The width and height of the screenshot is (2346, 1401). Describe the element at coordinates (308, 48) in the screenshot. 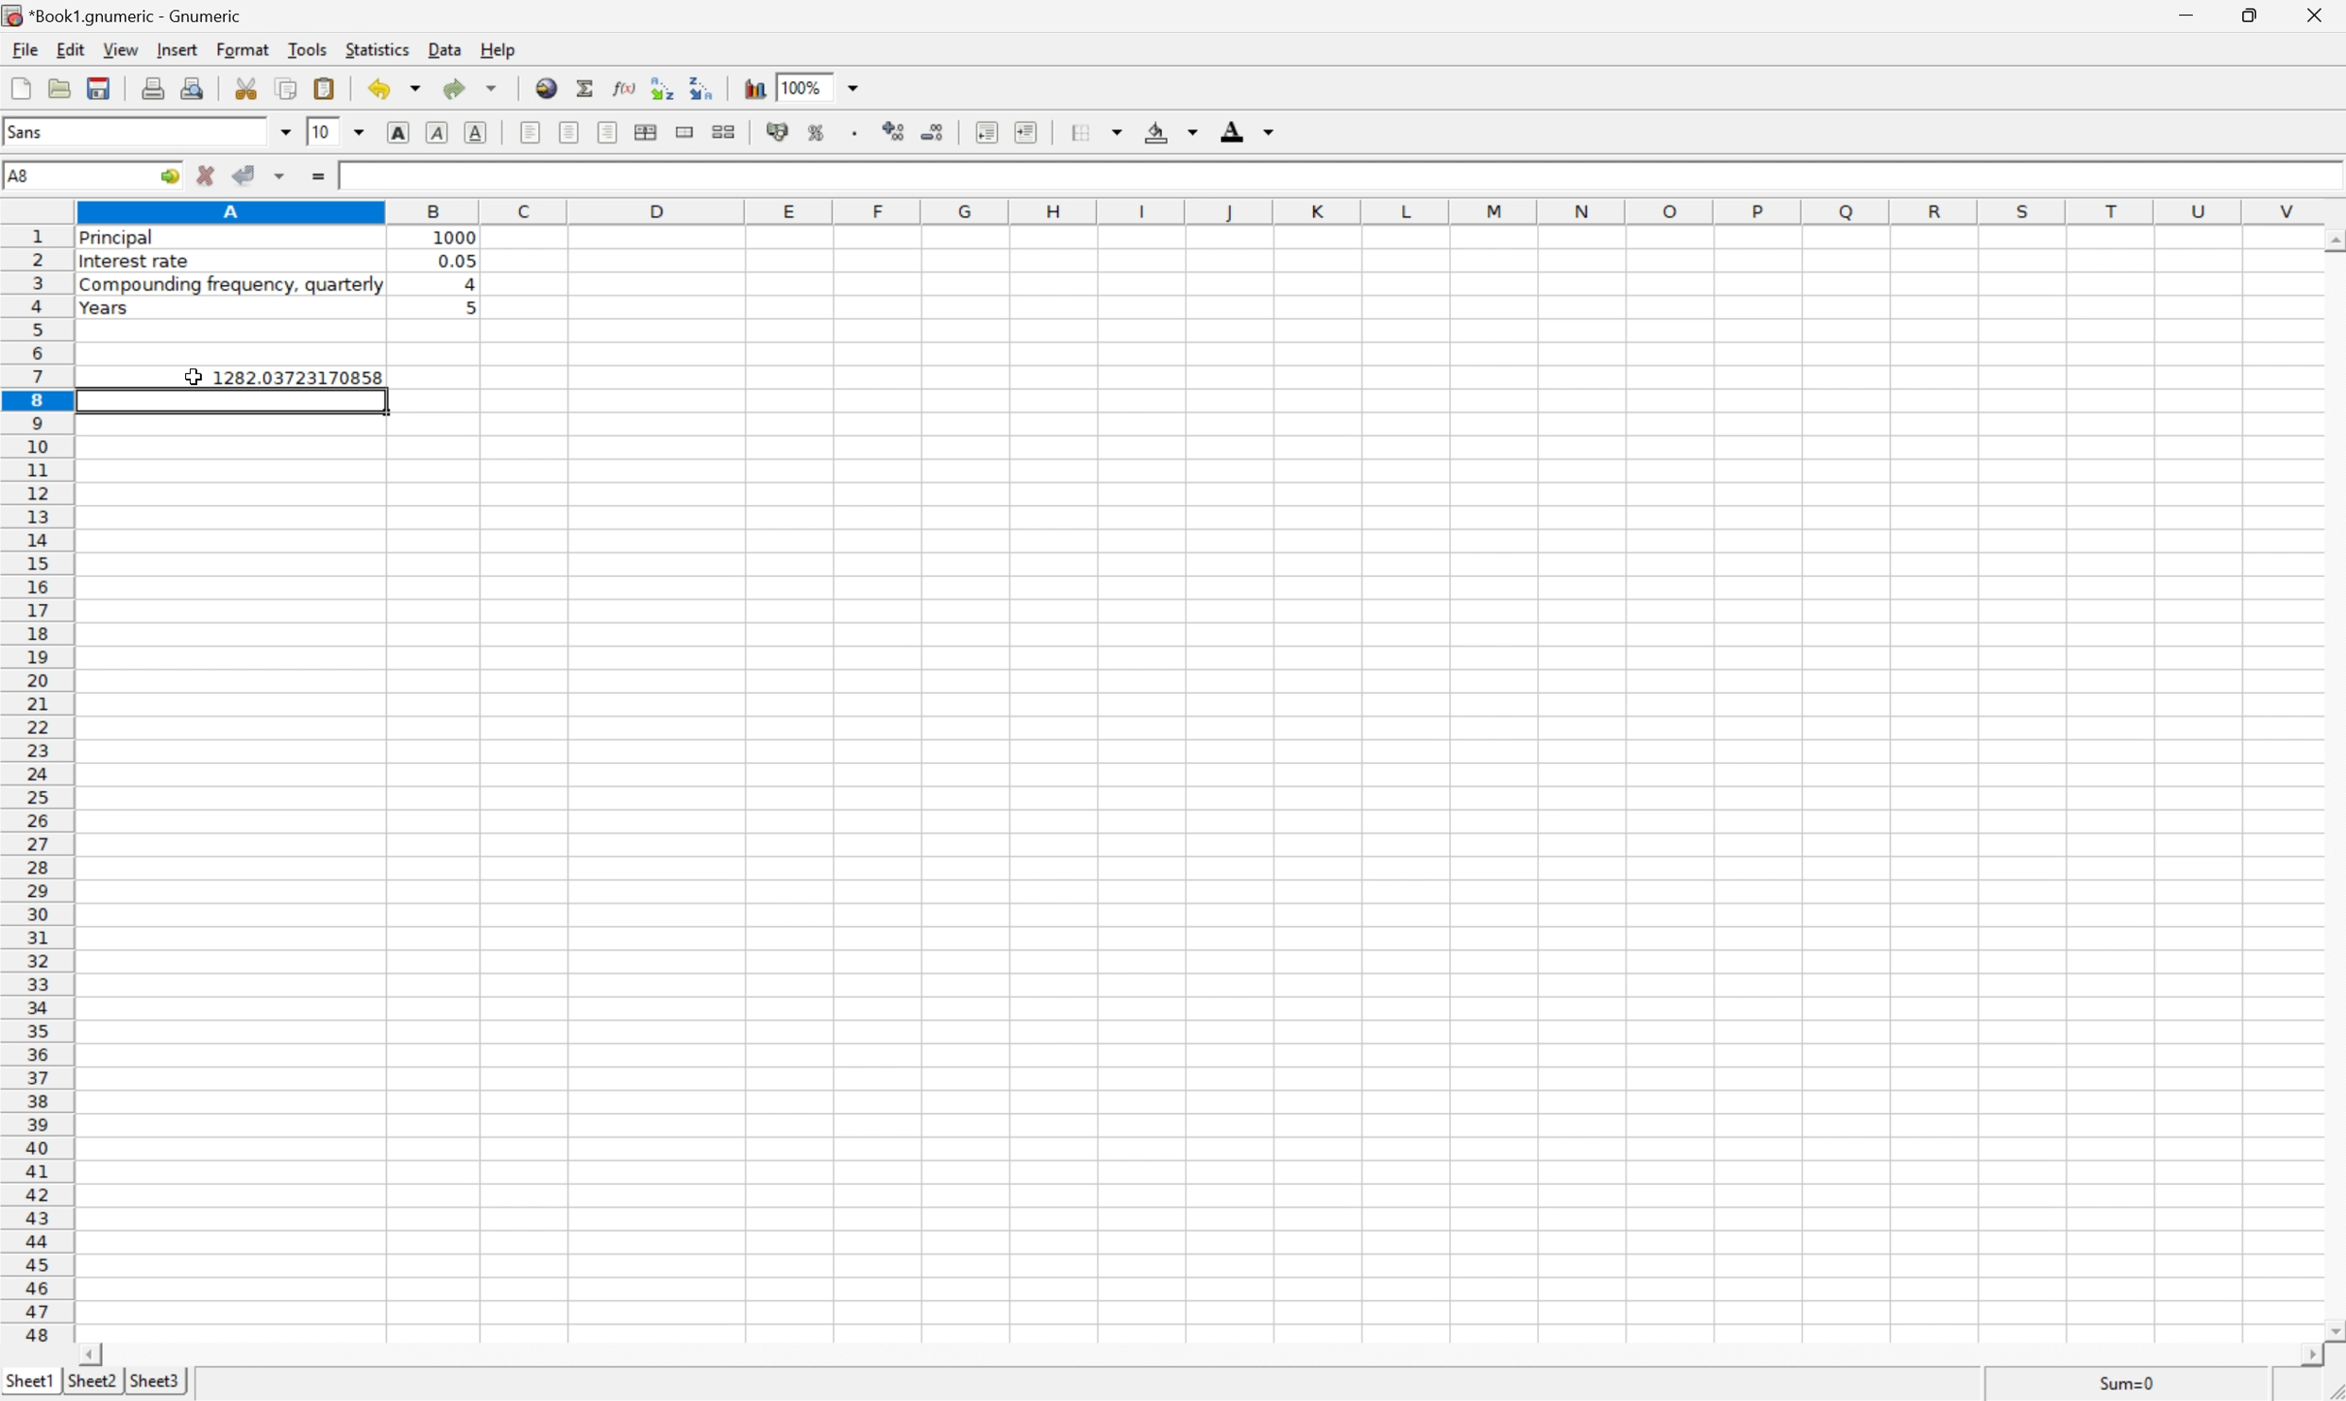

I see `tools` at that location.